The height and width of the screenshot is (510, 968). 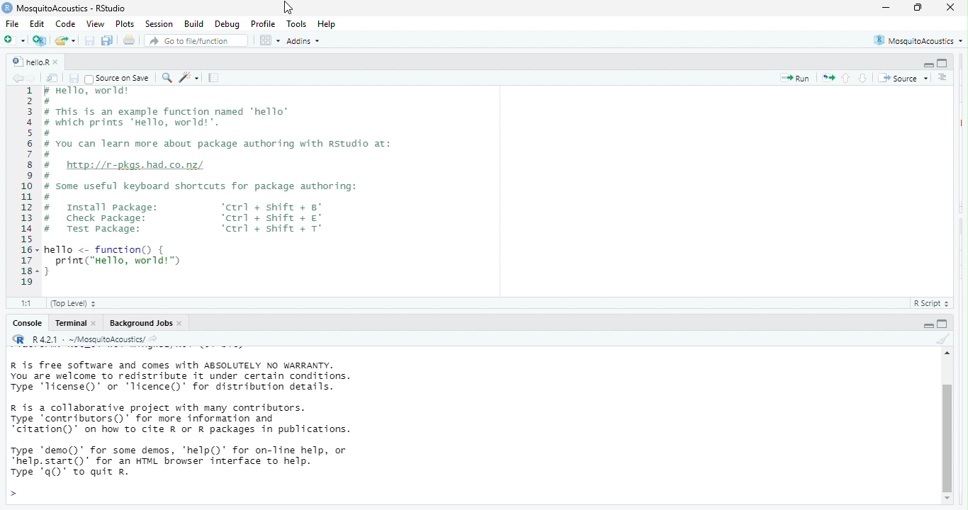 I want to click on 123456H910111213141s16171819, so click(x=26, y=191).